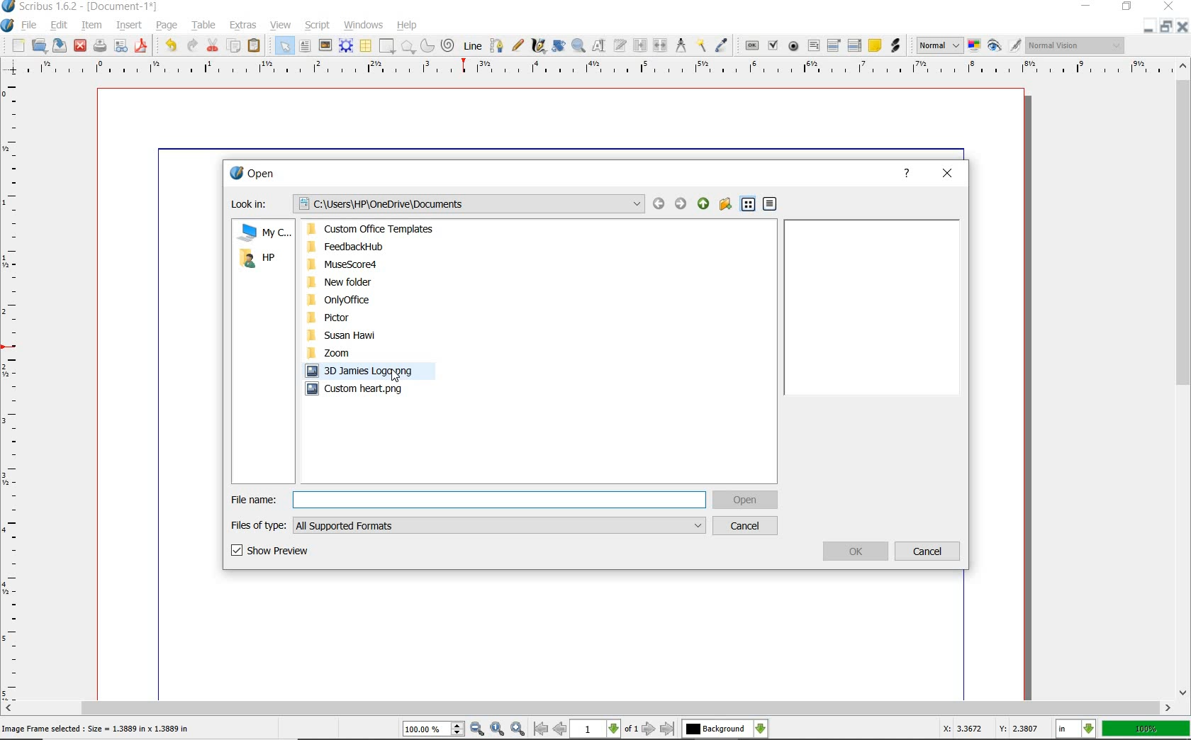  Describe the element at coordinates (557, 46) in the screenshot. I see `edit contents of frame` at that location.